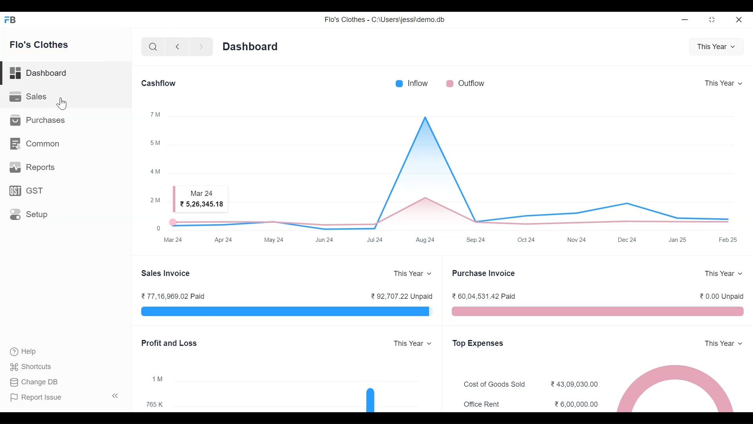 The height and width of the screenshot is (424, 753). Describe the element at coordinates (721, 297) in the screenshot. I see `% 0.00 Unpaid` at that location.